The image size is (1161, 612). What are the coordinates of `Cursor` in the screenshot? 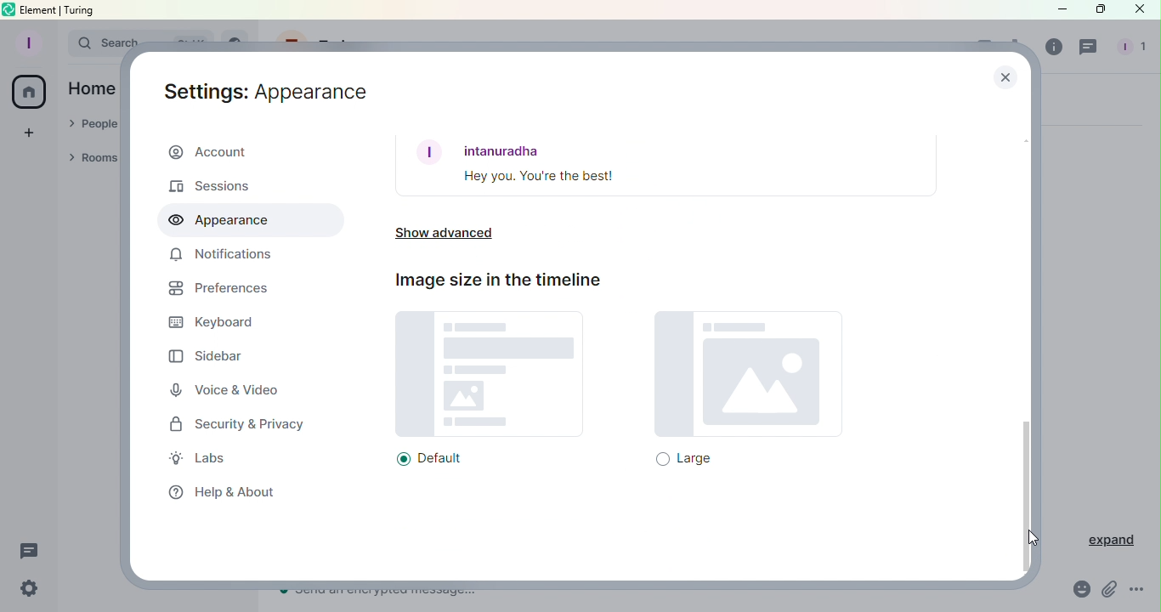 It's located at (1038, 546).